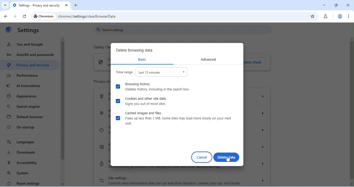  Describe the element at coordinates (101, 147) in the screenshot. I see `Ad privacy icon` at that location.